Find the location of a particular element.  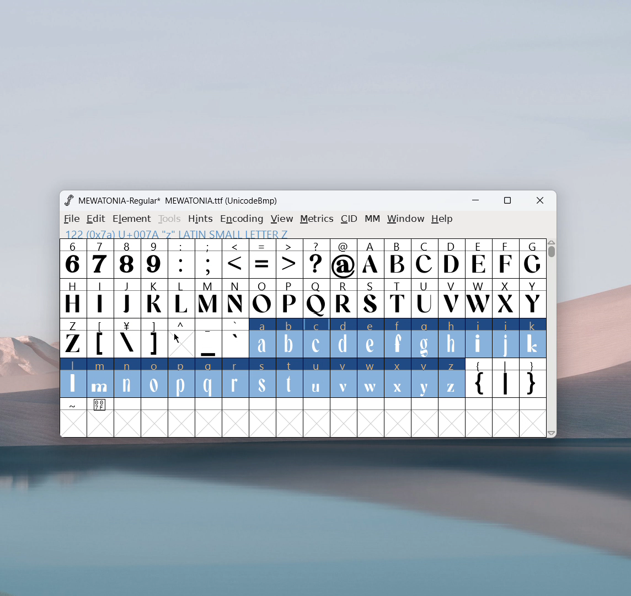

i is located at coordinates (479, 338).